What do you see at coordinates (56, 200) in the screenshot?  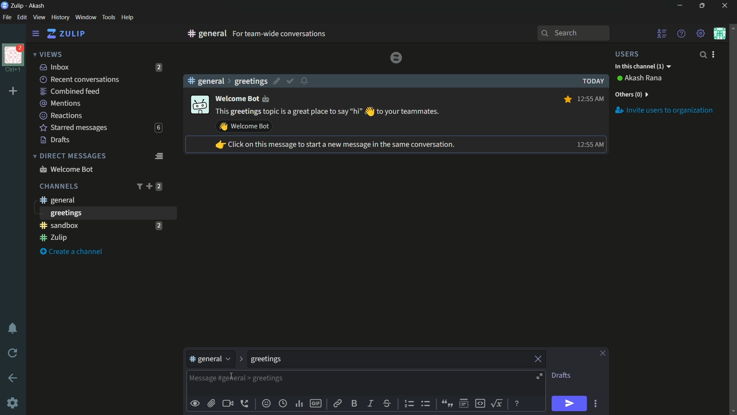 I see `general channel` at bounding box center [56, 200].